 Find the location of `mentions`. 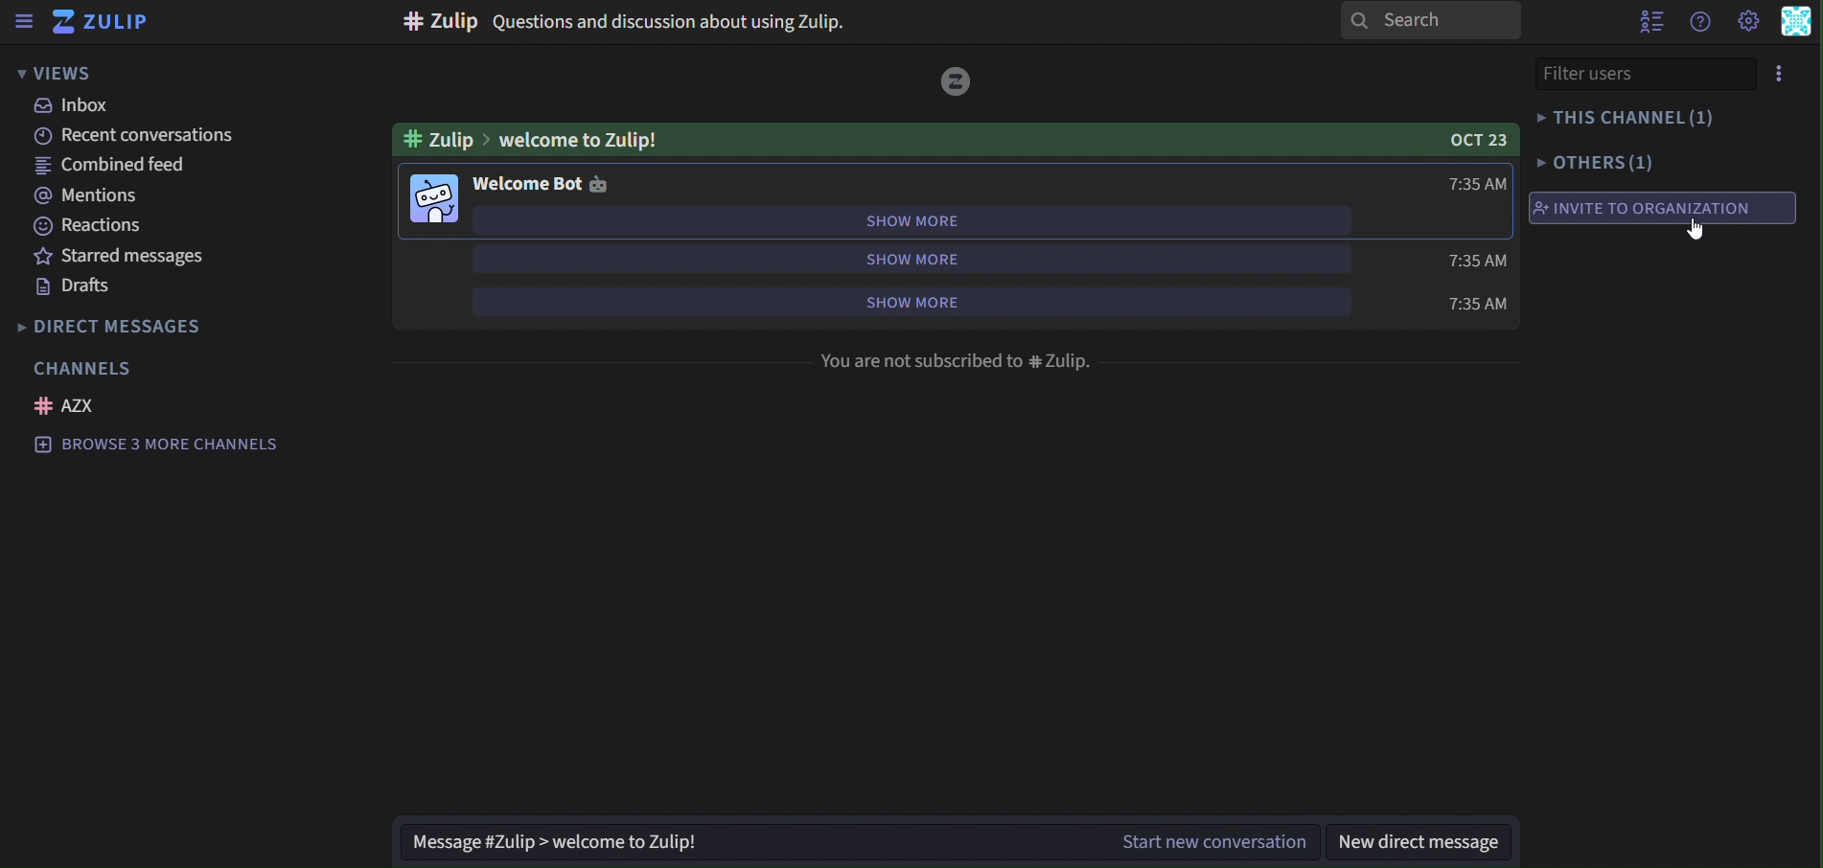

mentions is located at coordinates (88, 195).